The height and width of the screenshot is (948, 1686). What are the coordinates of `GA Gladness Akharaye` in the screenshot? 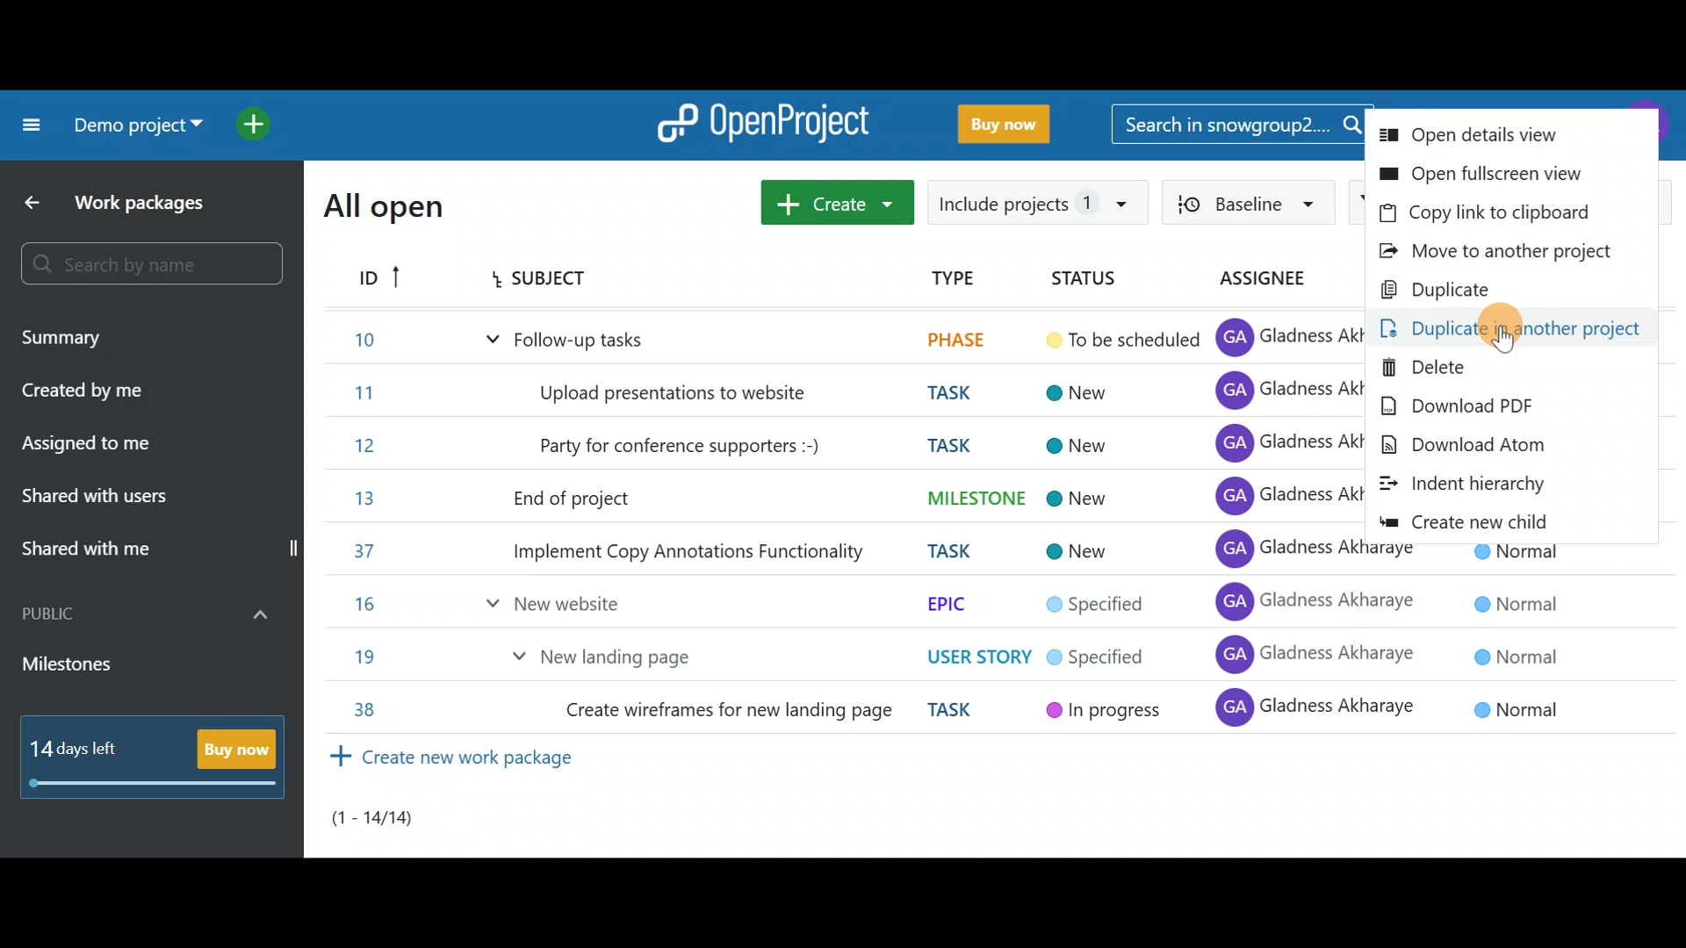 It's located at (1274, 547).